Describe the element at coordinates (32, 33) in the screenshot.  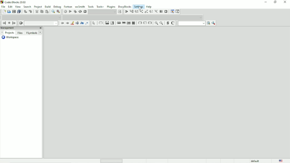
I see `FSymbols` at that location.